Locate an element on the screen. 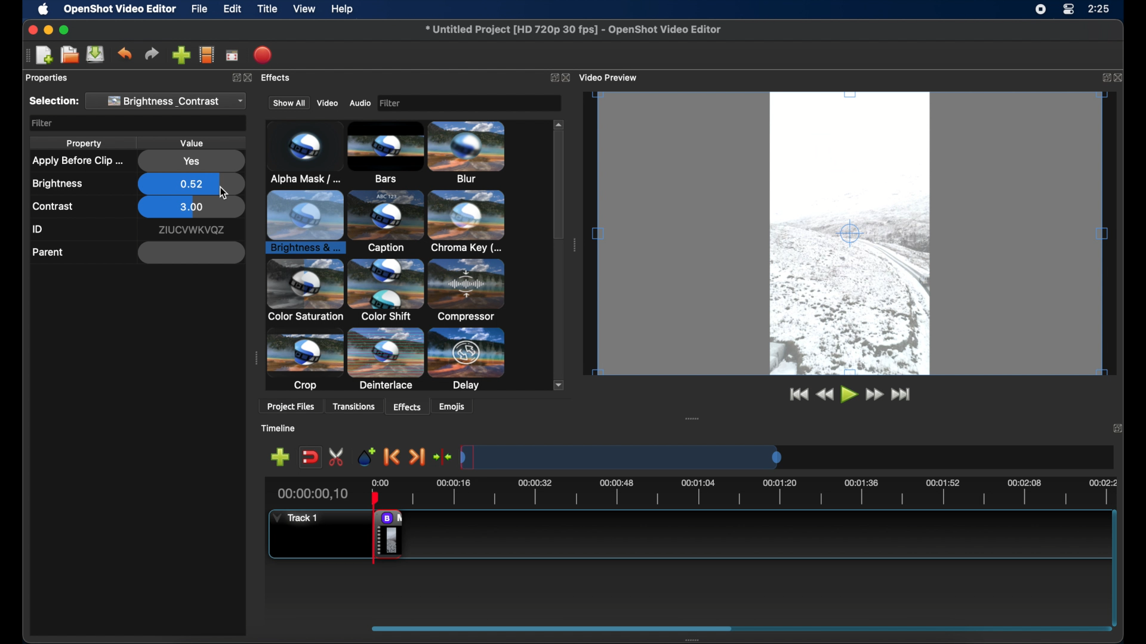  video preview is located at coordinates (854, 239).